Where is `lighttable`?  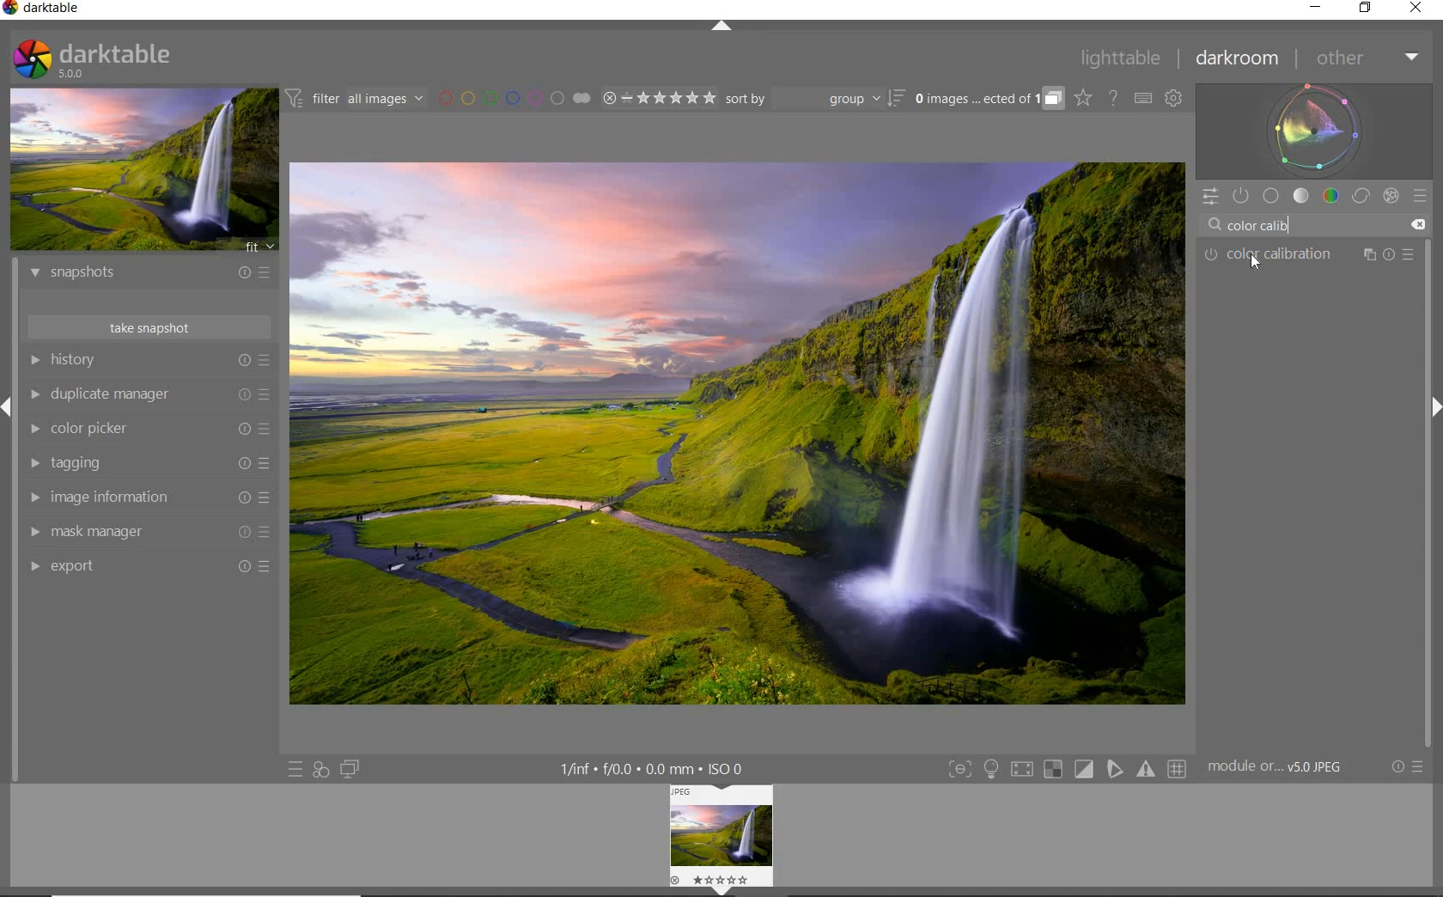
lighttable is located at coordinates (1125, 58).